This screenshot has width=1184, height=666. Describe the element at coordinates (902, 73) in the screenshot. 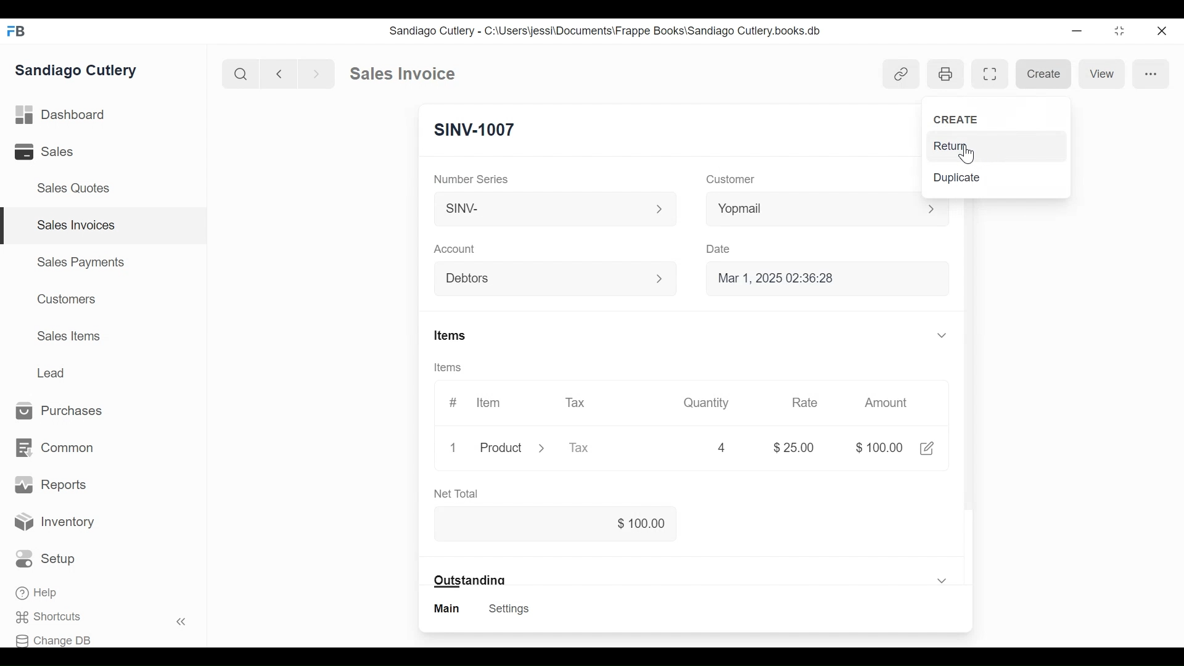

I see `Show linked entries` at that location.